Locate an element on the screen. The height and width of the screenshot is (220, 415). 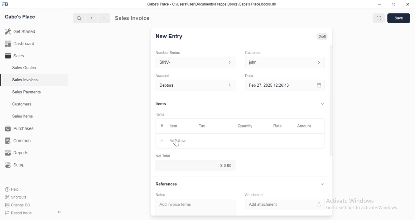
Expand is located at coordinates (321, 184).